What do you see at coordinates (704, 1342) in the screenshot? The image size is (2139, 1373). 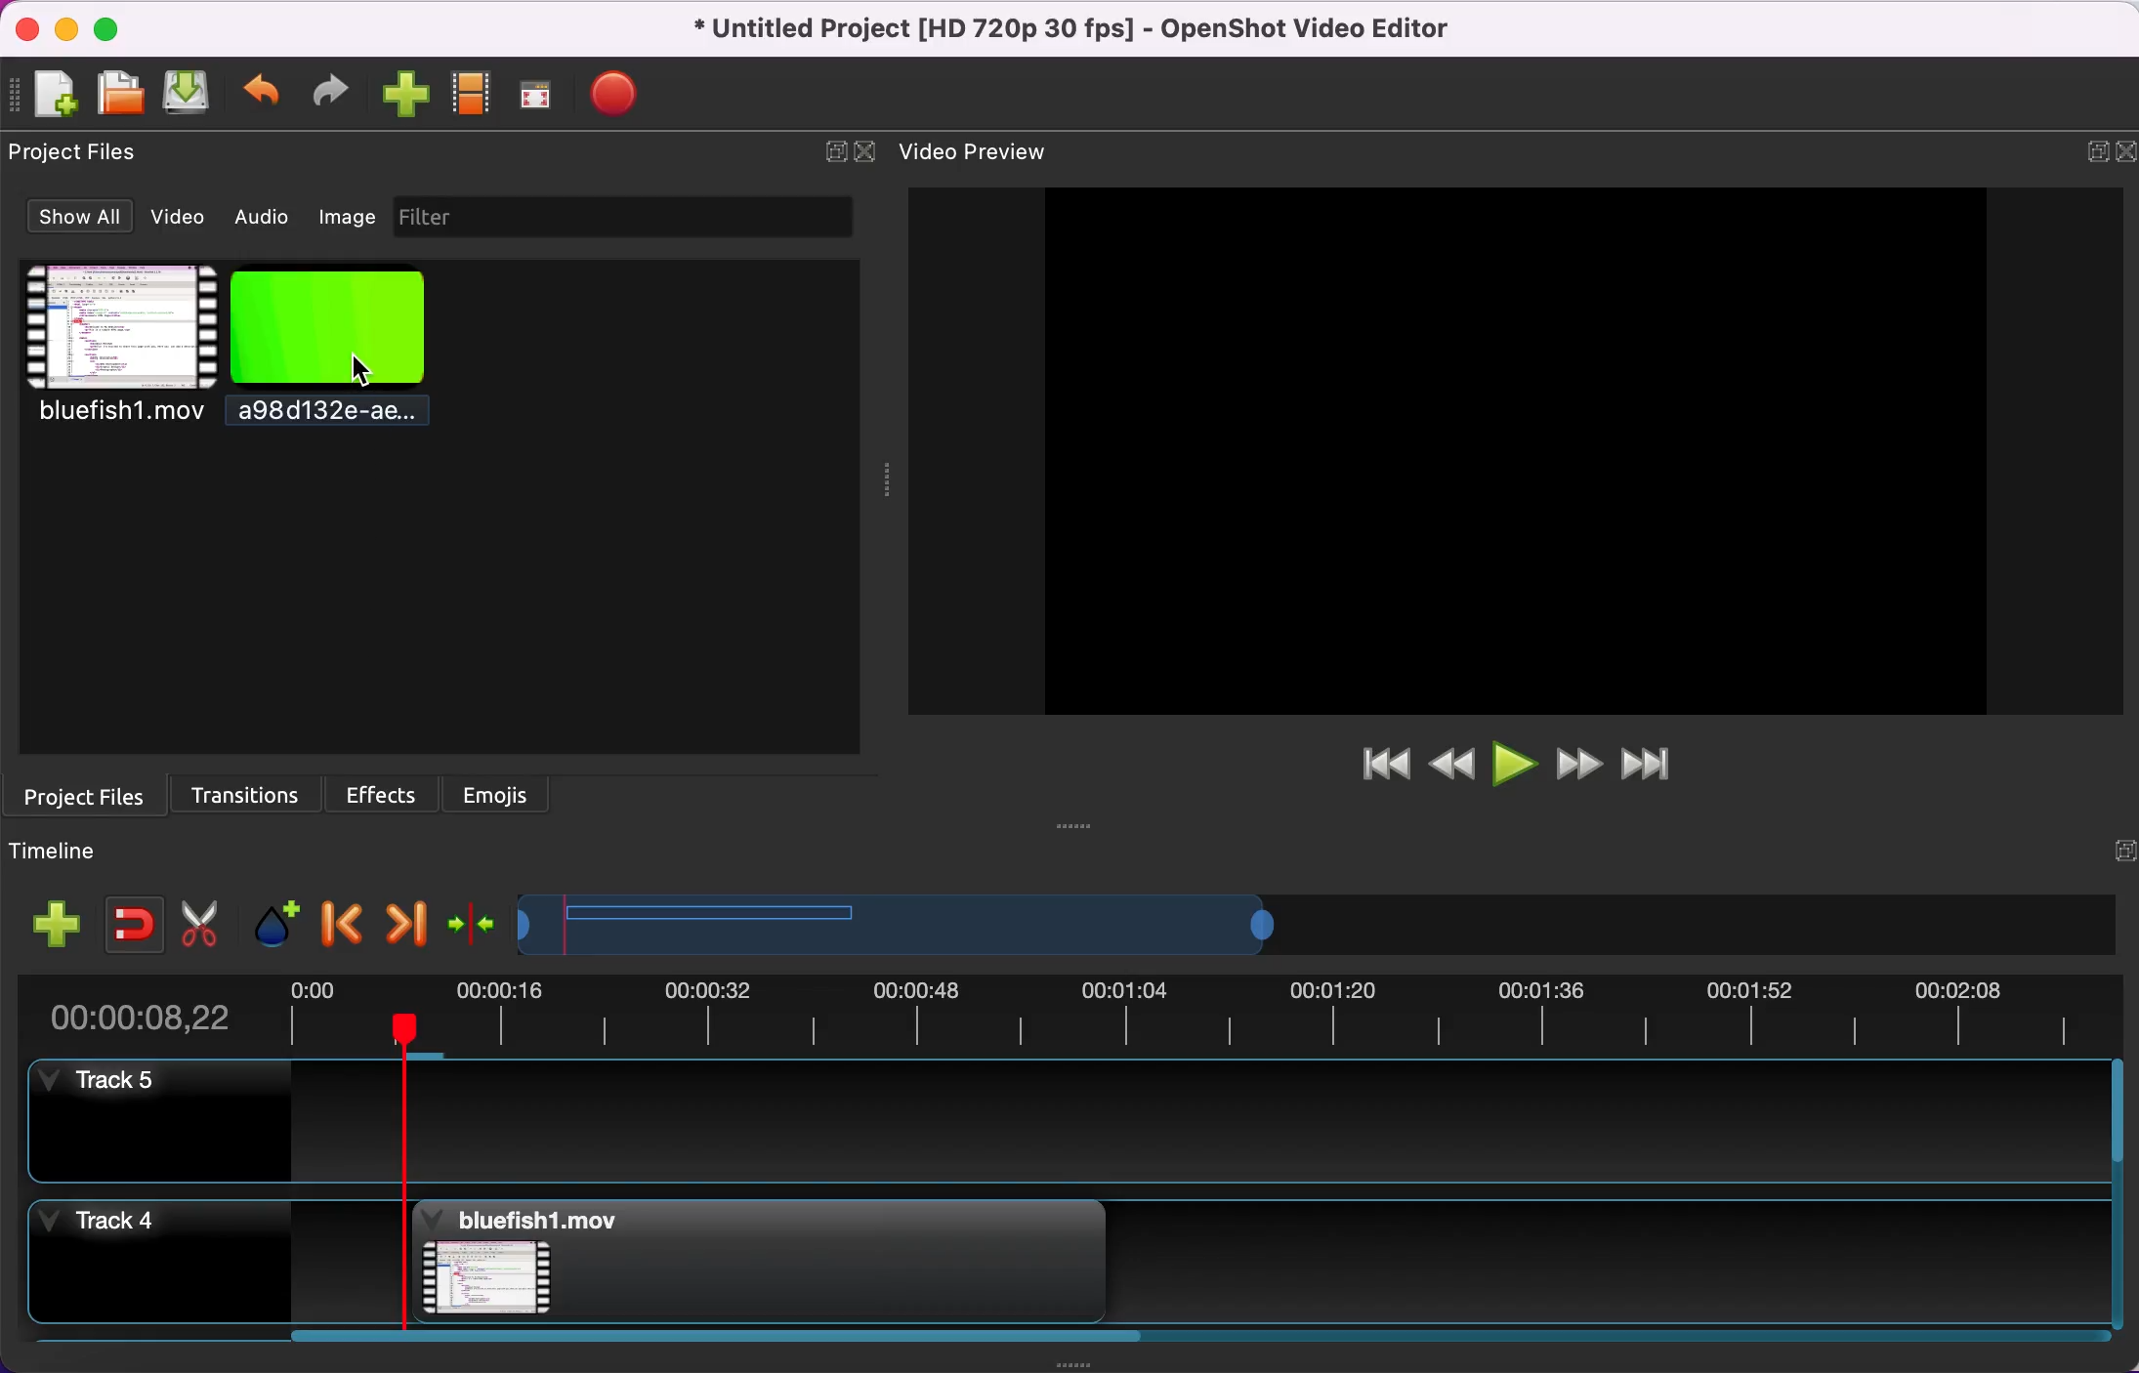 I see `scroll bar` at bounding box center [704, 1342].